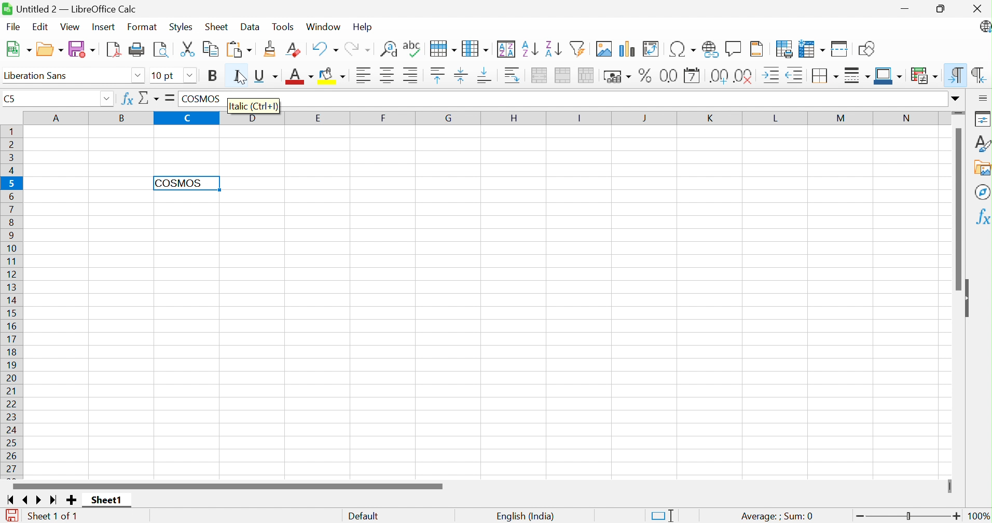  What do you see at coordinates (334, 74) in the screenshot?
I see `Background color` at bounding box center [334, 74].